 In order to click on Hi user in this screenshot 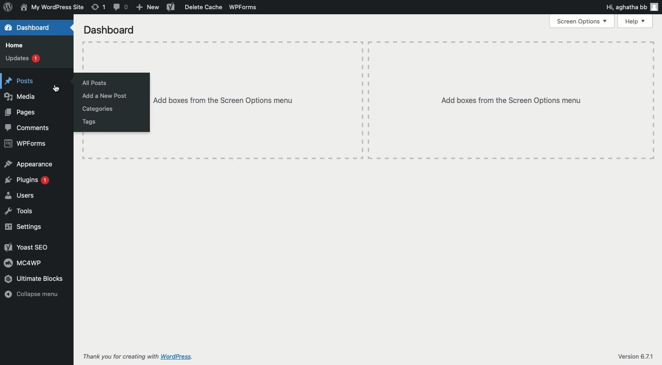, I will do `click(632, 7)`.